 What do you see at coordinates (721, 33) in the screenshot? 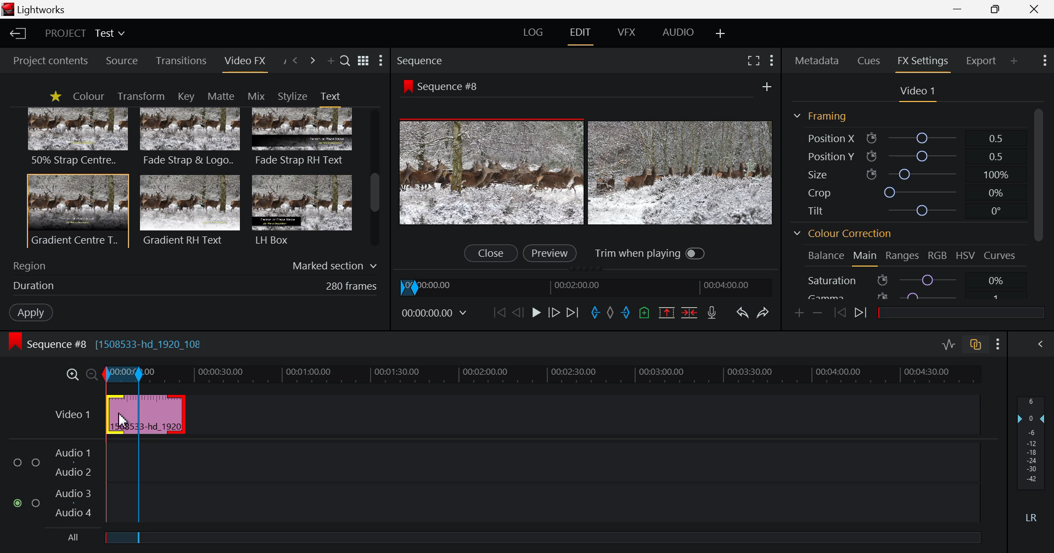
I see `Add Layout` at bounding box center [721, 33].